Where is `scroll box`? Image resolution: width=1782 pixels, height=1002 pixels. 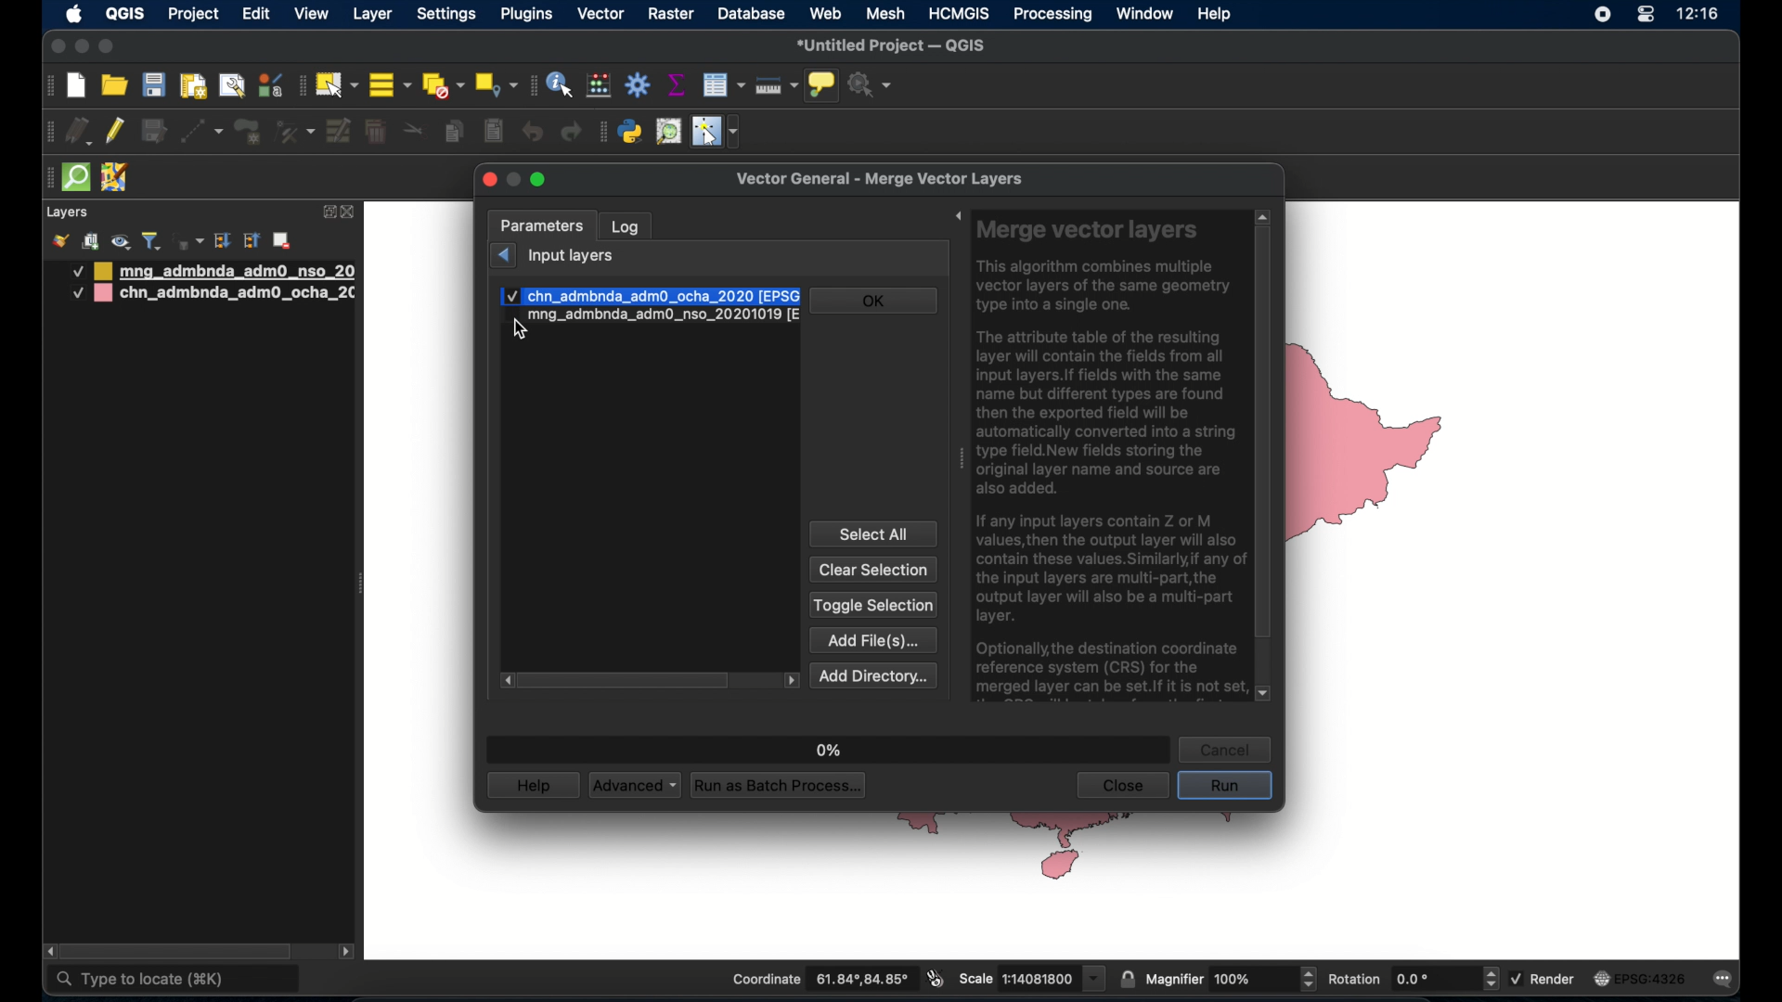
scroll box is located at coordinates (1263, 435).